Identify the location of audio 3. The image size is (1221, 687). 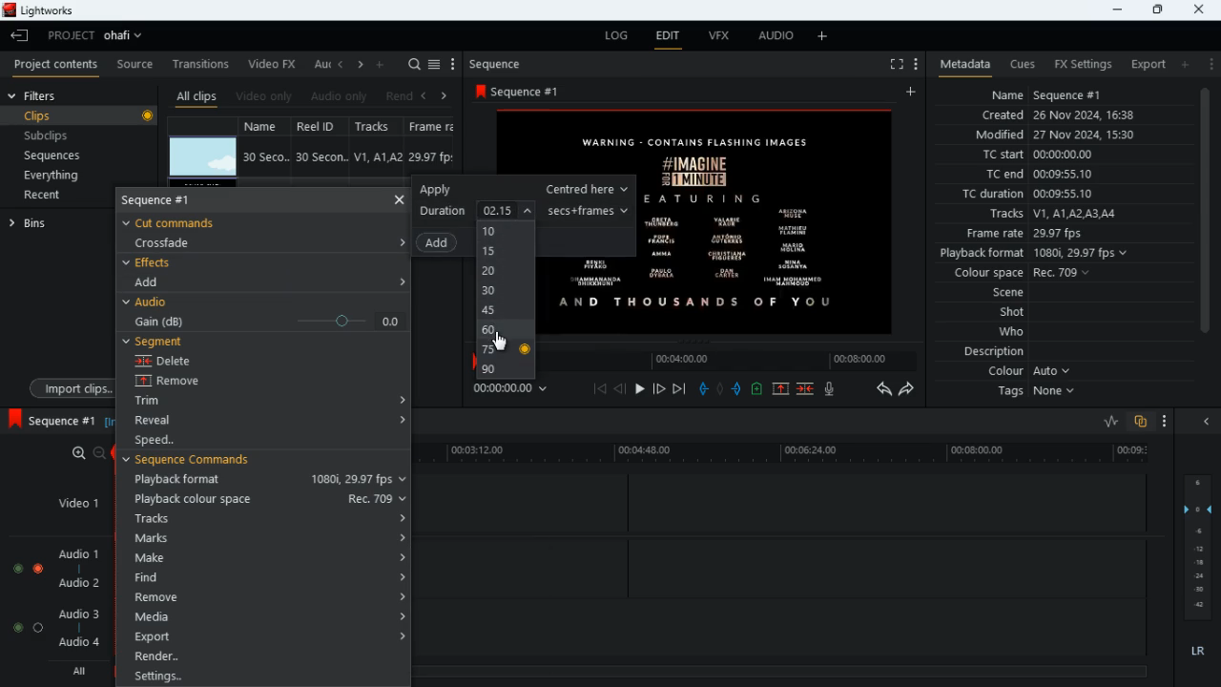
(74, 613).